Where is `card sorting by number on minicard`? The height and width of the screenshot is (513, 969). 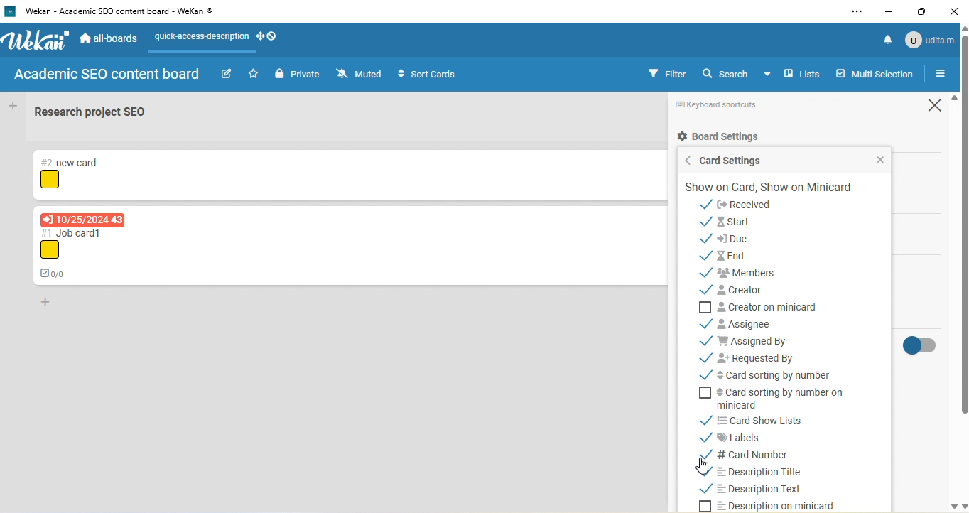 card sorting by number on minicard is located at coordinates (786, 399).